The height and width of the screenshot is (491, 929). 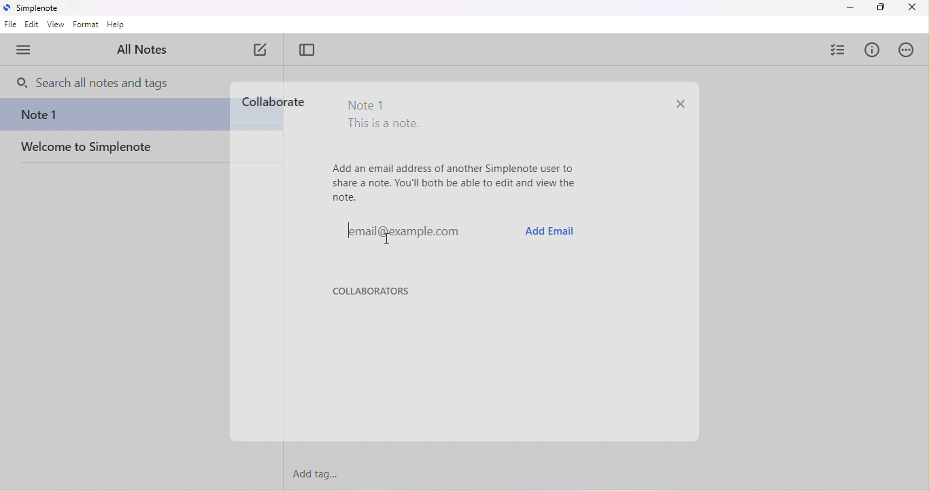 I want to click on Add an email address of another Simplenote user to share a note. You'll both be able to edit and view the note., so click(x=456, y=182).